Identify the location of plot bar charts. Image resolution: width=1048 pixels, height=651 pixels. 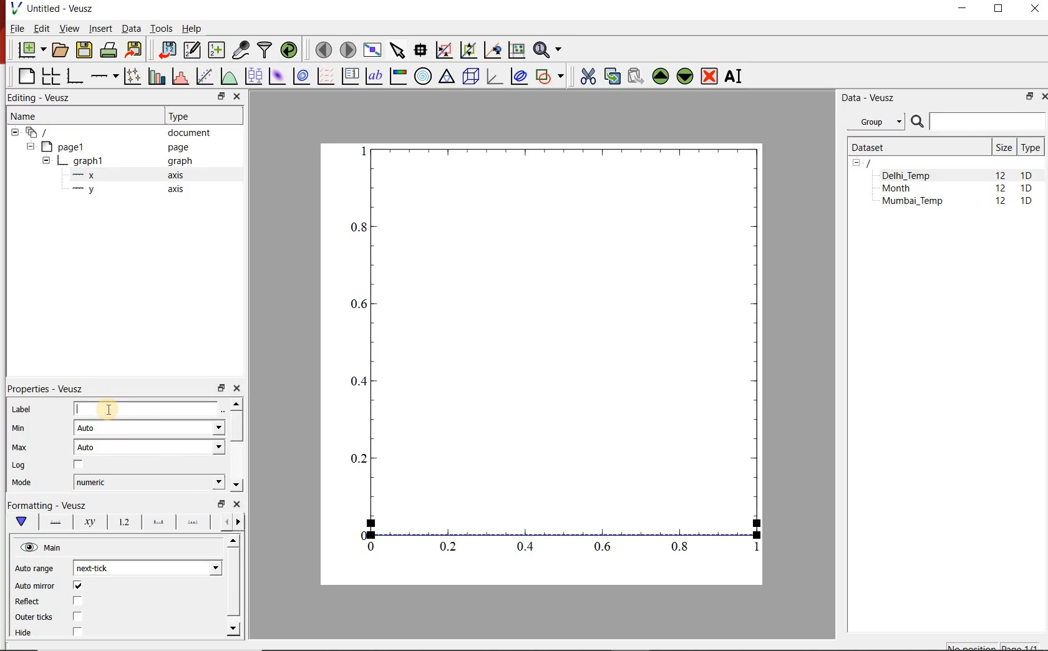
(155, 77).